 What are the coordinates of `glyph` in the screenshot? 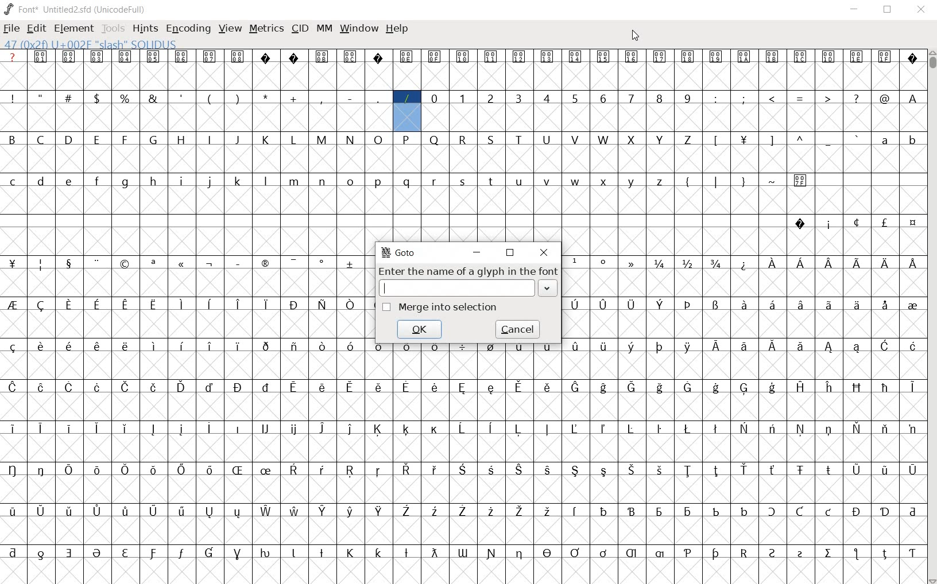 It's located at (912, 430).